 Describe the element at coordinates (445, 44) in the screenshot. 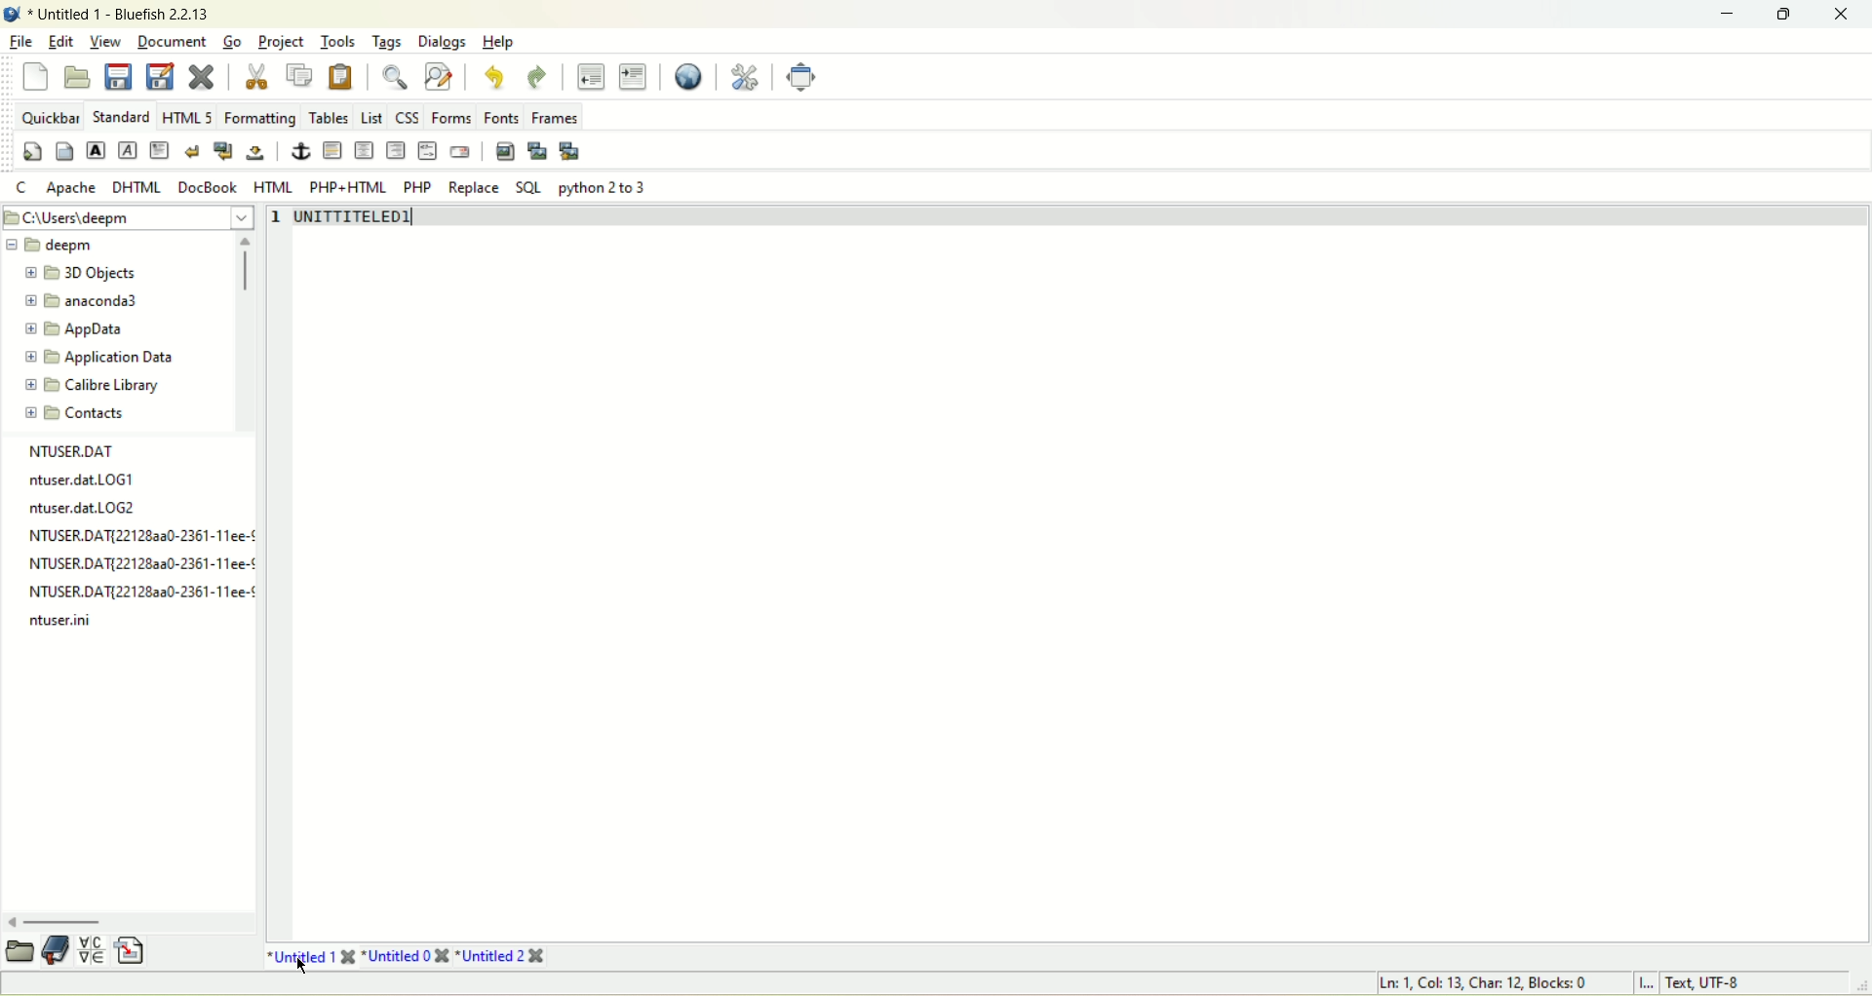

I see `Dialogs` at that location.